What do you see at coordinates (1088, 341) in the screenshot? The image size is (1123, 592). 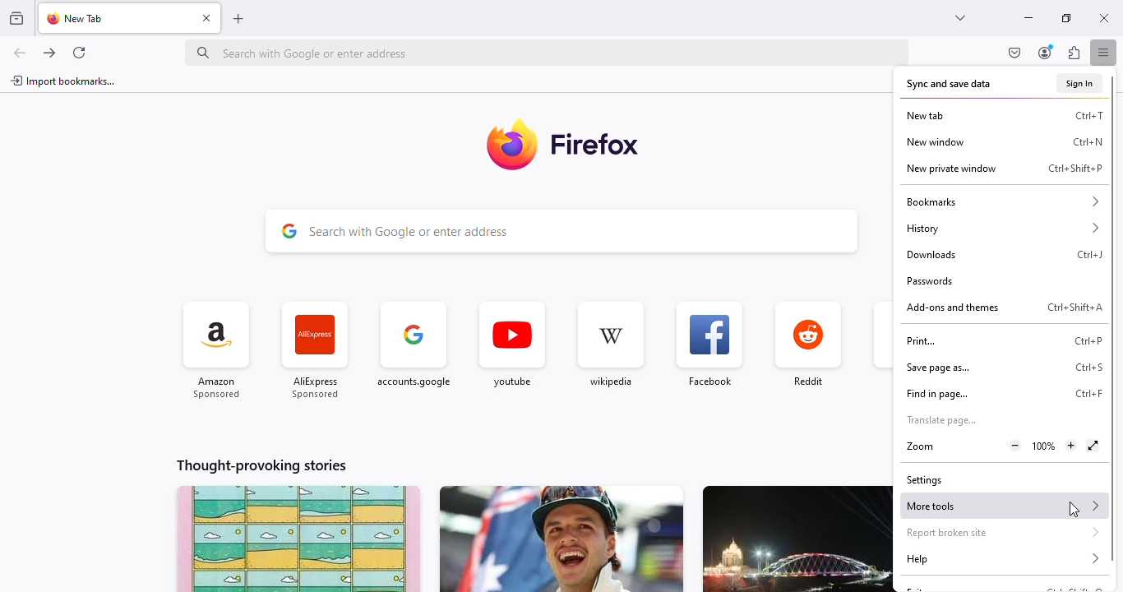 I see `shortcut for print` at bounding box center [1088, 341].